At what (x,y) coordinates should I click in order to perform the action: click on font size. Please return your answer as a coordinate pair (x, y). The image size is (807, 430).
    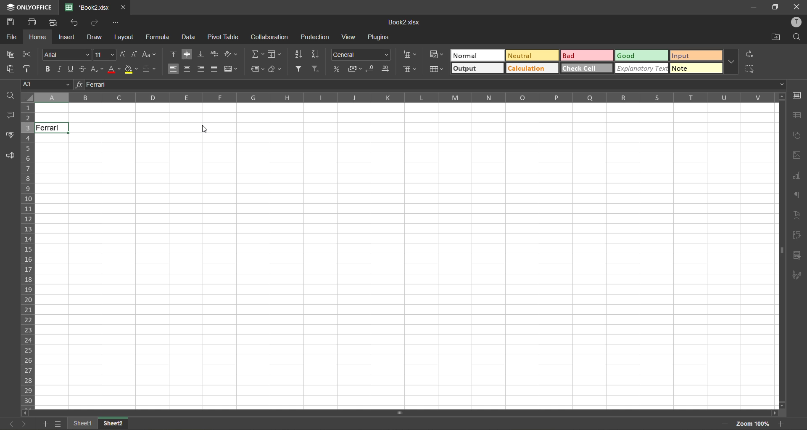
    Looking at the image, I should click on (104, 53).